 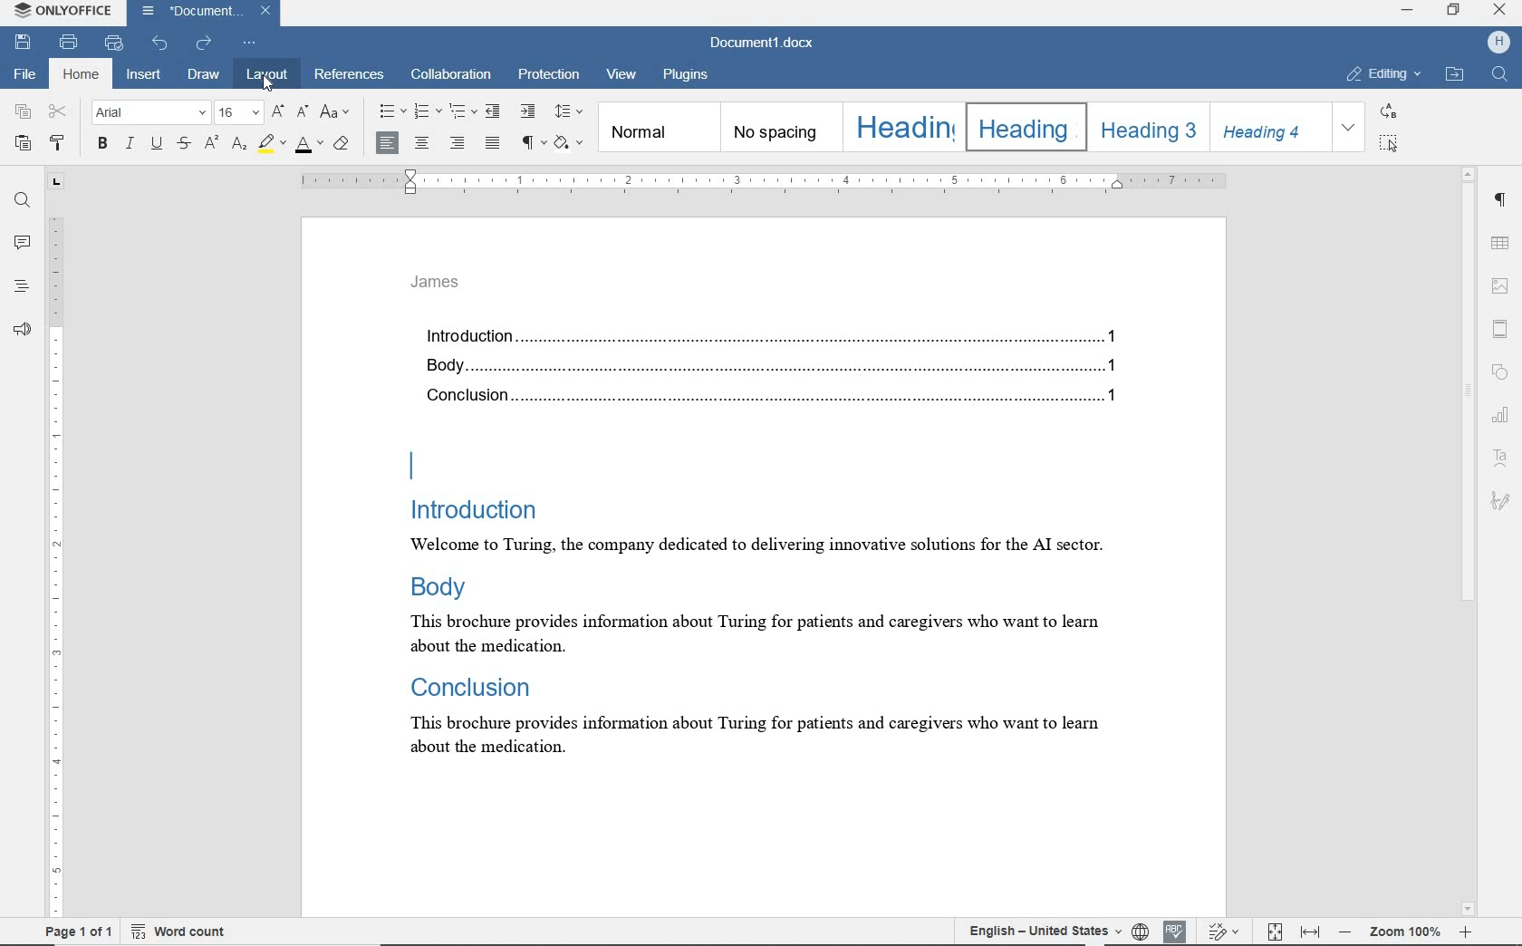 What do you see at coordinates (210, 143) in the screenshot?
I see `superscript` at bounding box center [210, 143].